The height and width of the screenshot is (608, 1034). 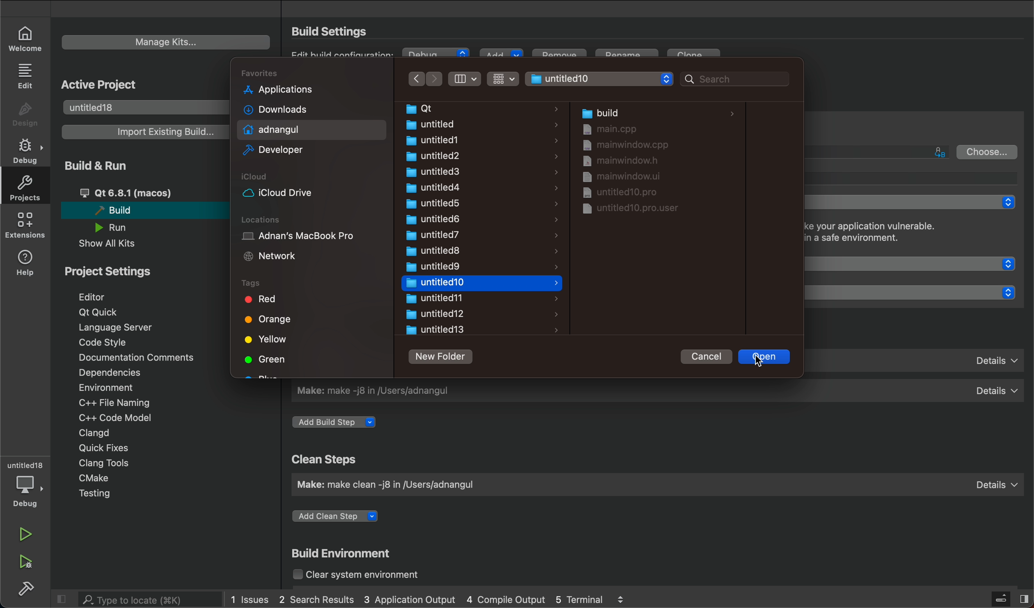 What do you see at coordinates (27, 589) in the screenshot?
I see `build` at bounding box center [27, 589].